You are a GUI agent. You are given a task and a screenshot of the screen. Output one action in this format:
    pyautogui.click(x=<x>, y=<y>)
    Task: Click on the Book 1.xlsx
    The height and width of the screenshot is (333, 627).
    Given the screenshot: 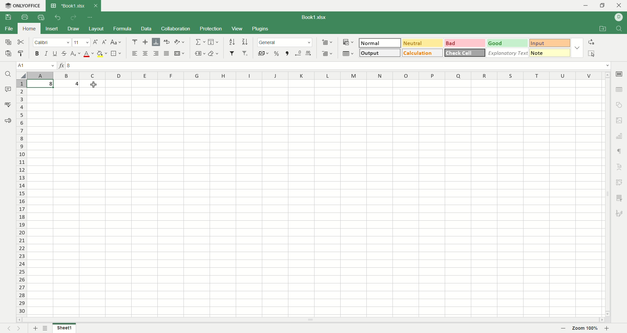 What is the action you would take?
    pyautogui.click(x=67, y=5)
    